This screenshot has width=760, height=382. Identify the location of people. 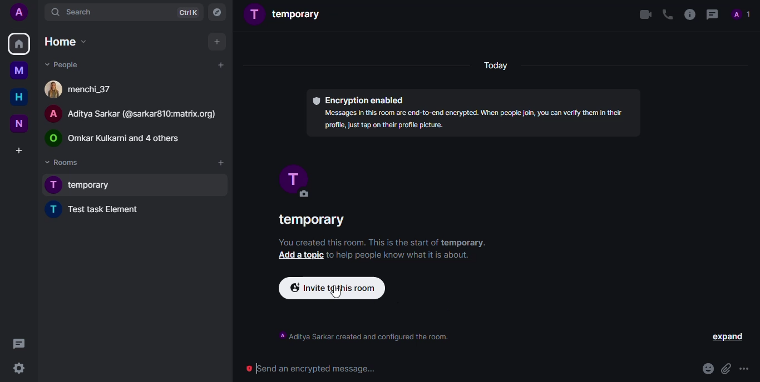
(61, 64).